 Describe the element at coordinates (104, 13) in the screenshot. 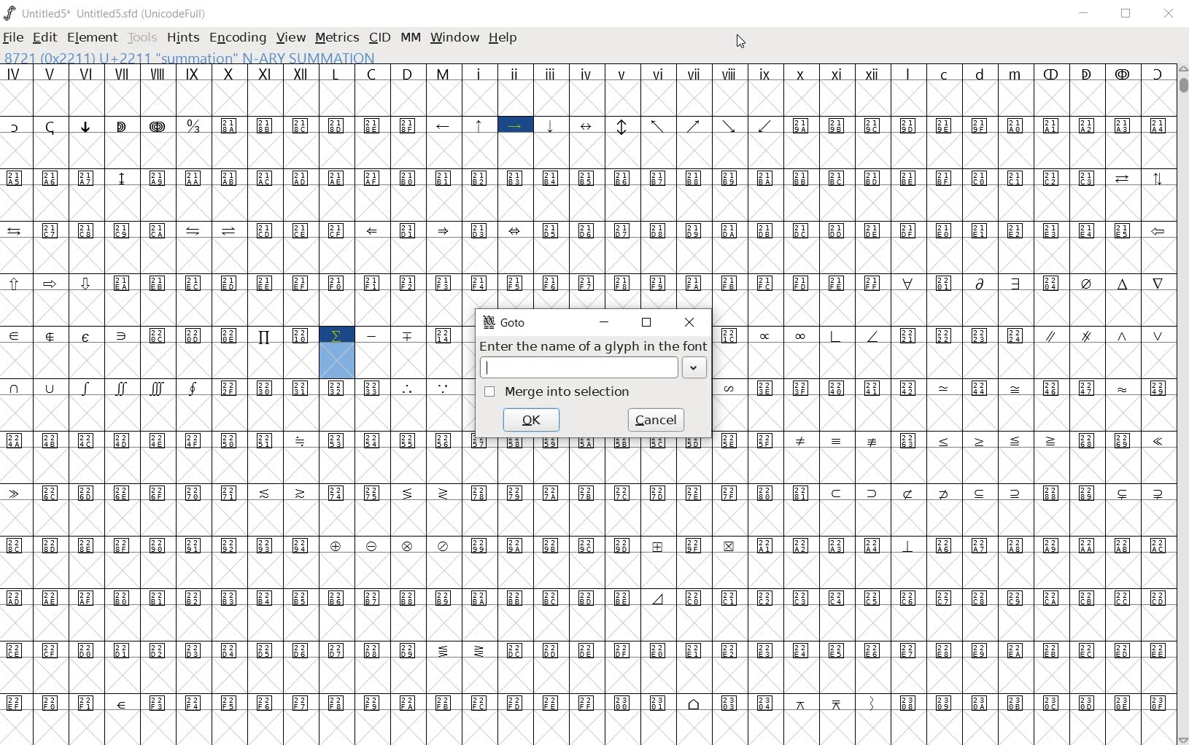

I see `Untitled1 Untitled1.sfd (UnicodeFull)` at that location.